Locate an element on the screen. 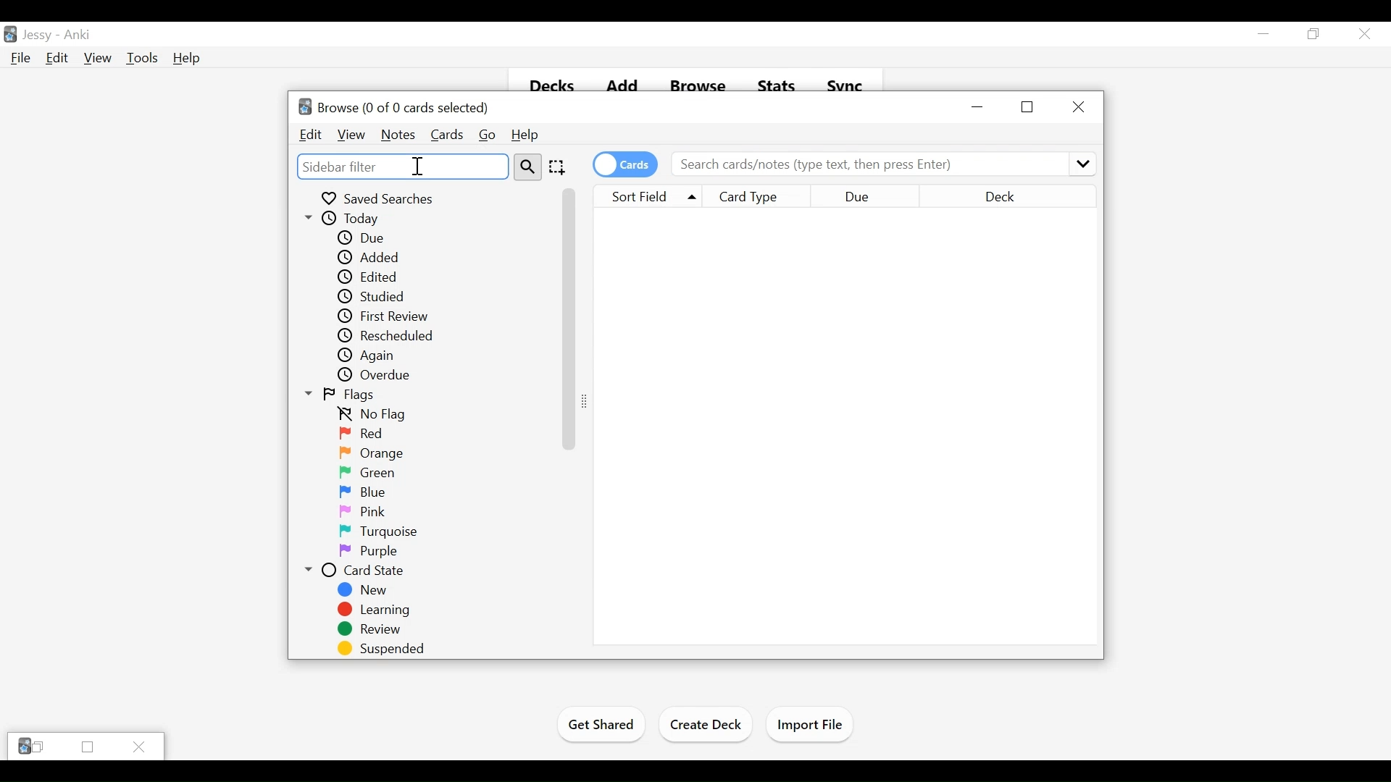  Edited is located at coordinates (370, 277).